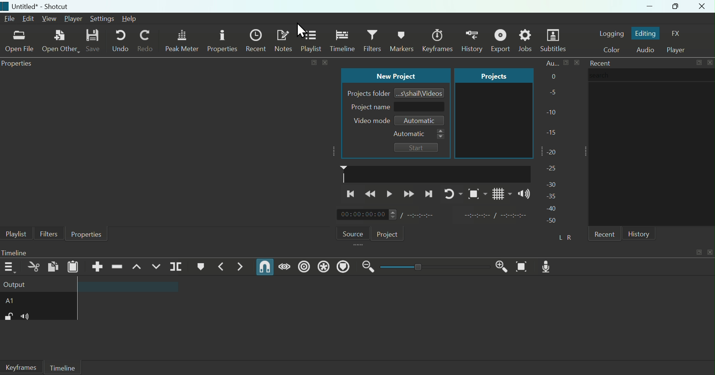 This screenshot has height=375, width=715. Describe the element at coordinates (136, 267) in the screenshot. I see `Lift` at that location.